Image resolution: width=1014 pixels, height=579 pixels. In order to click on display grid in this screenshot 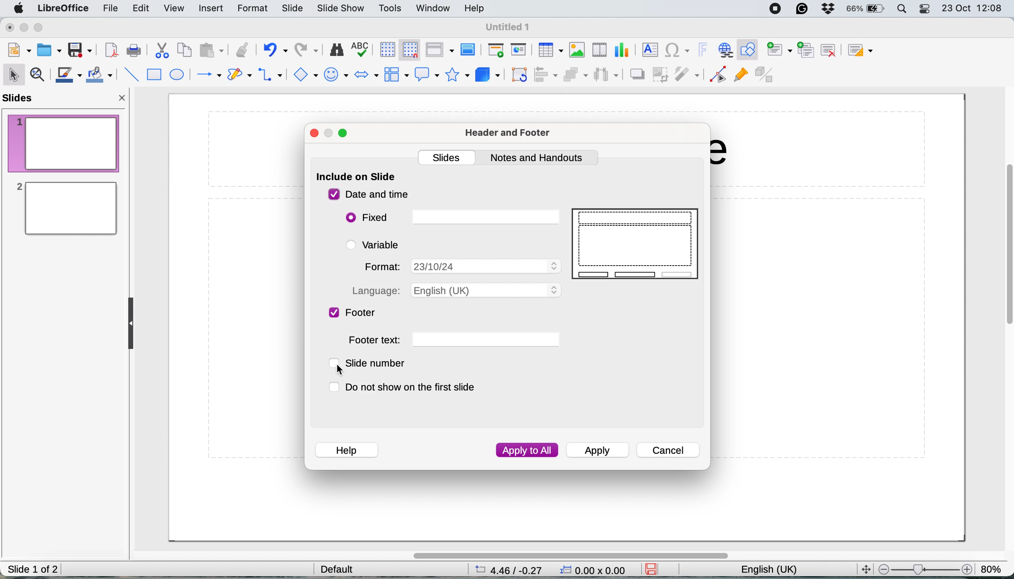, I will do `click(385, 49)`.